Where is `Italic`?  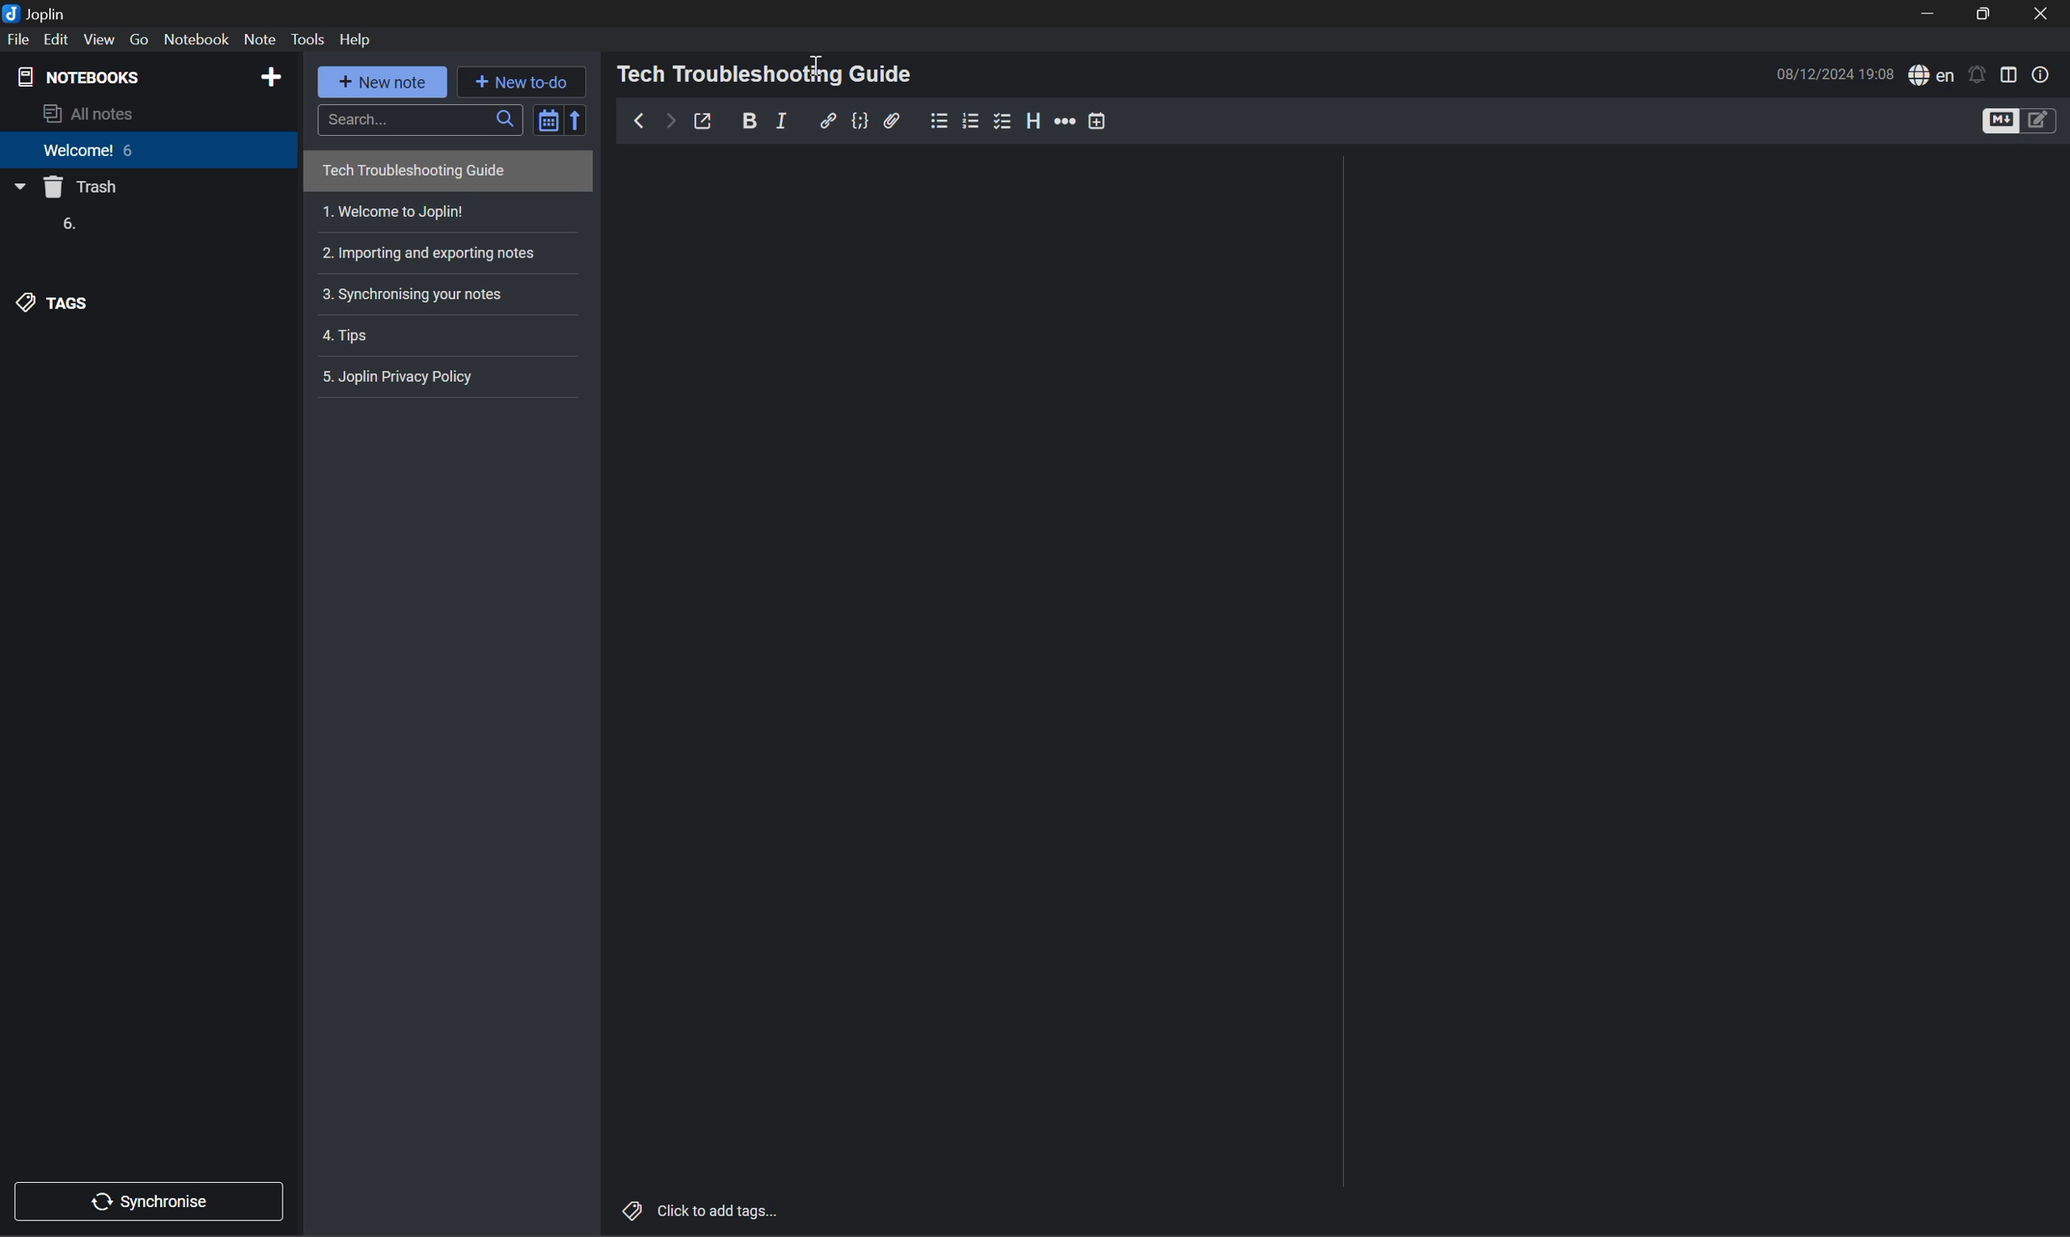
Italic is located at coordinates (785, 120).